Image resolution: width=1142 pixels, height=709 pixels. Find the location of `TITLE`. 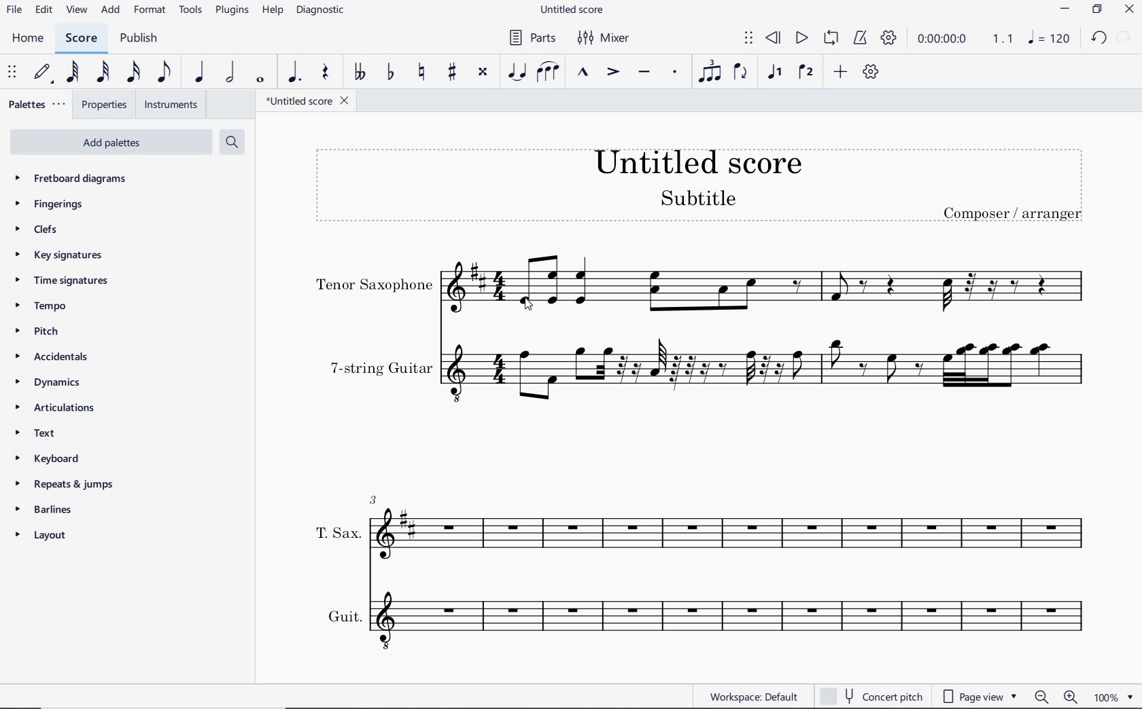

TITLE is located at coordinates (697, 182).